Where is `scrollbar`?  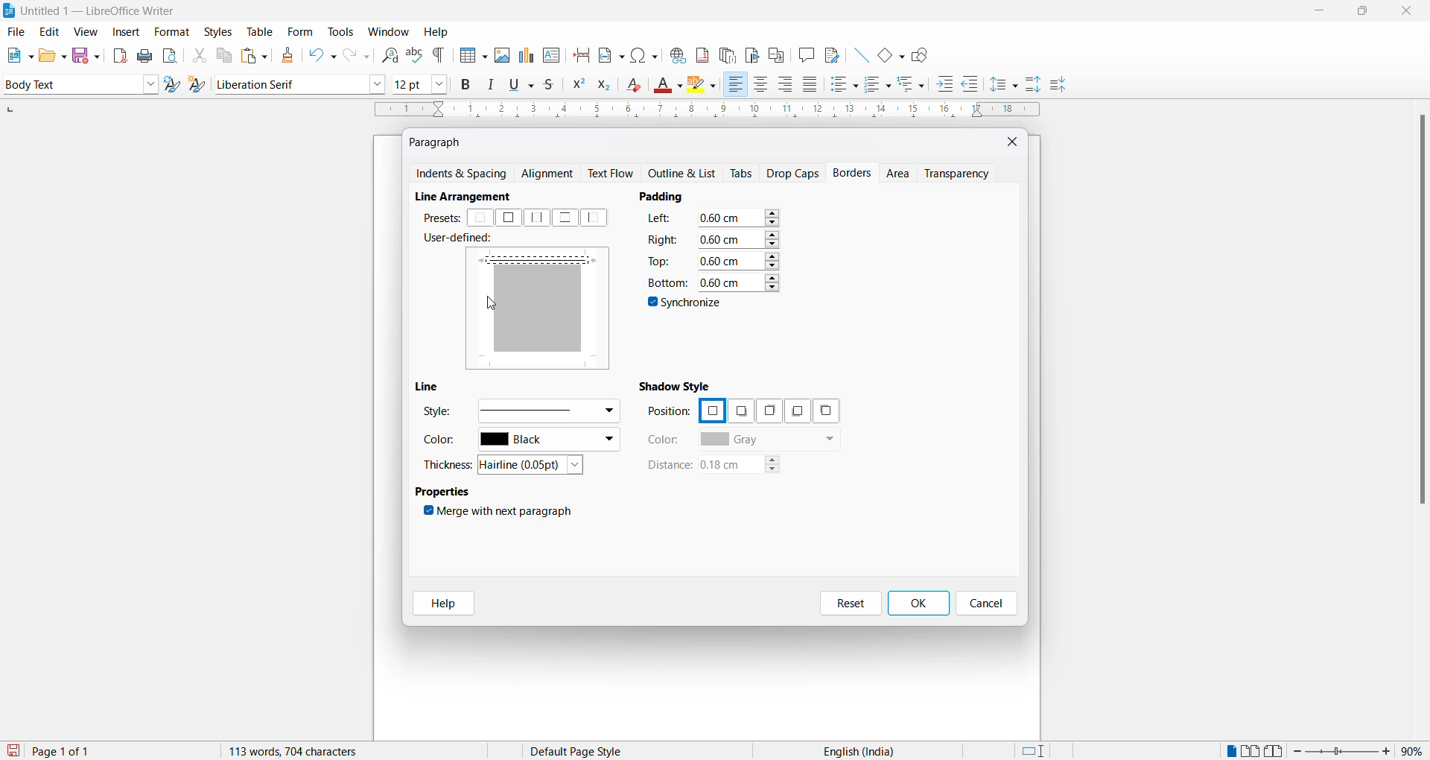
scrollbar is located at coordinates (1421, 317).